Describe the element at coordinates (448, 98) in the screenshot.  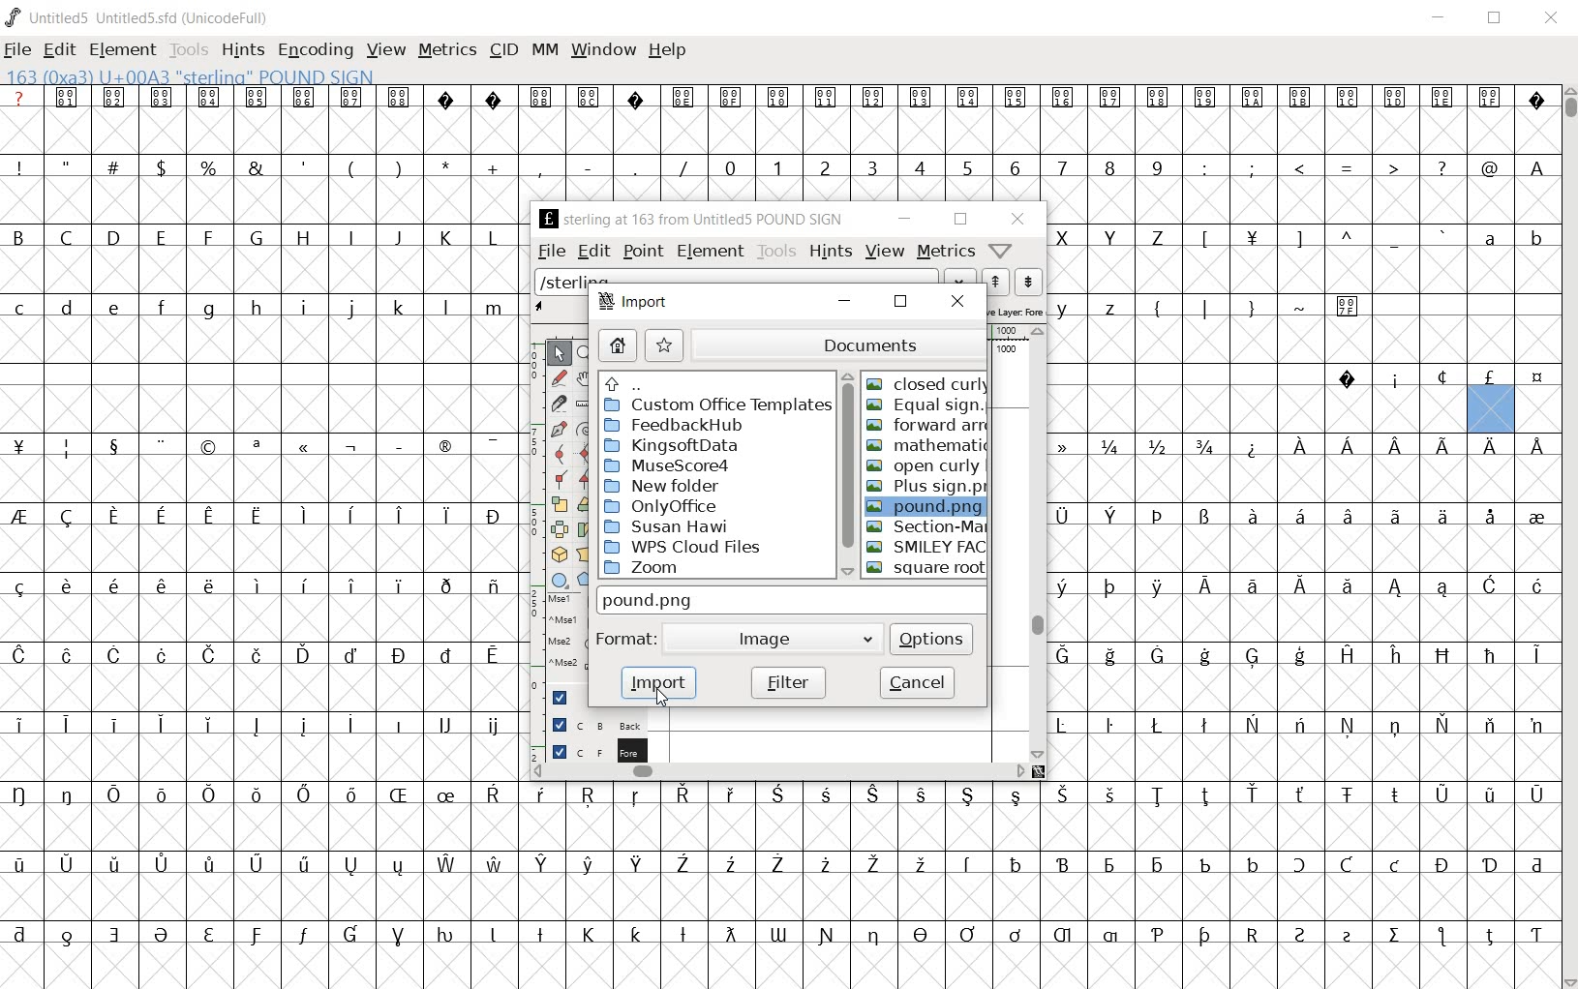
I see `Symbol` at that location.